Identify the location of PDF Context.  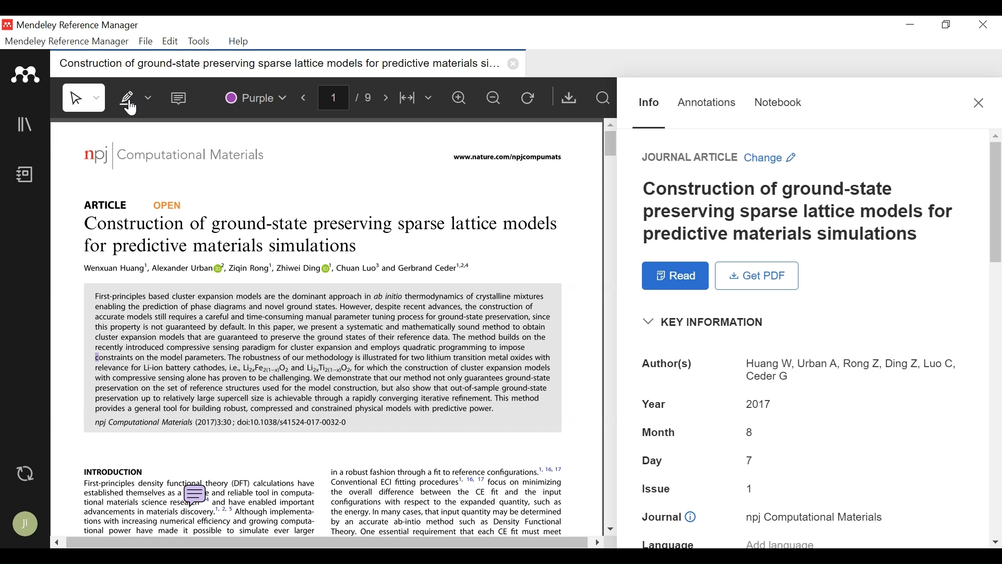
(279, 269).